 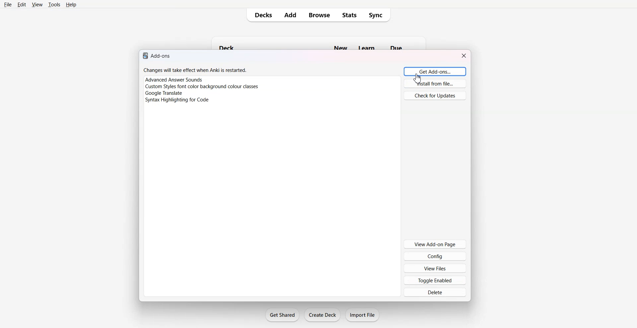 I want to click on Install from file, so click(x=435, y=83).